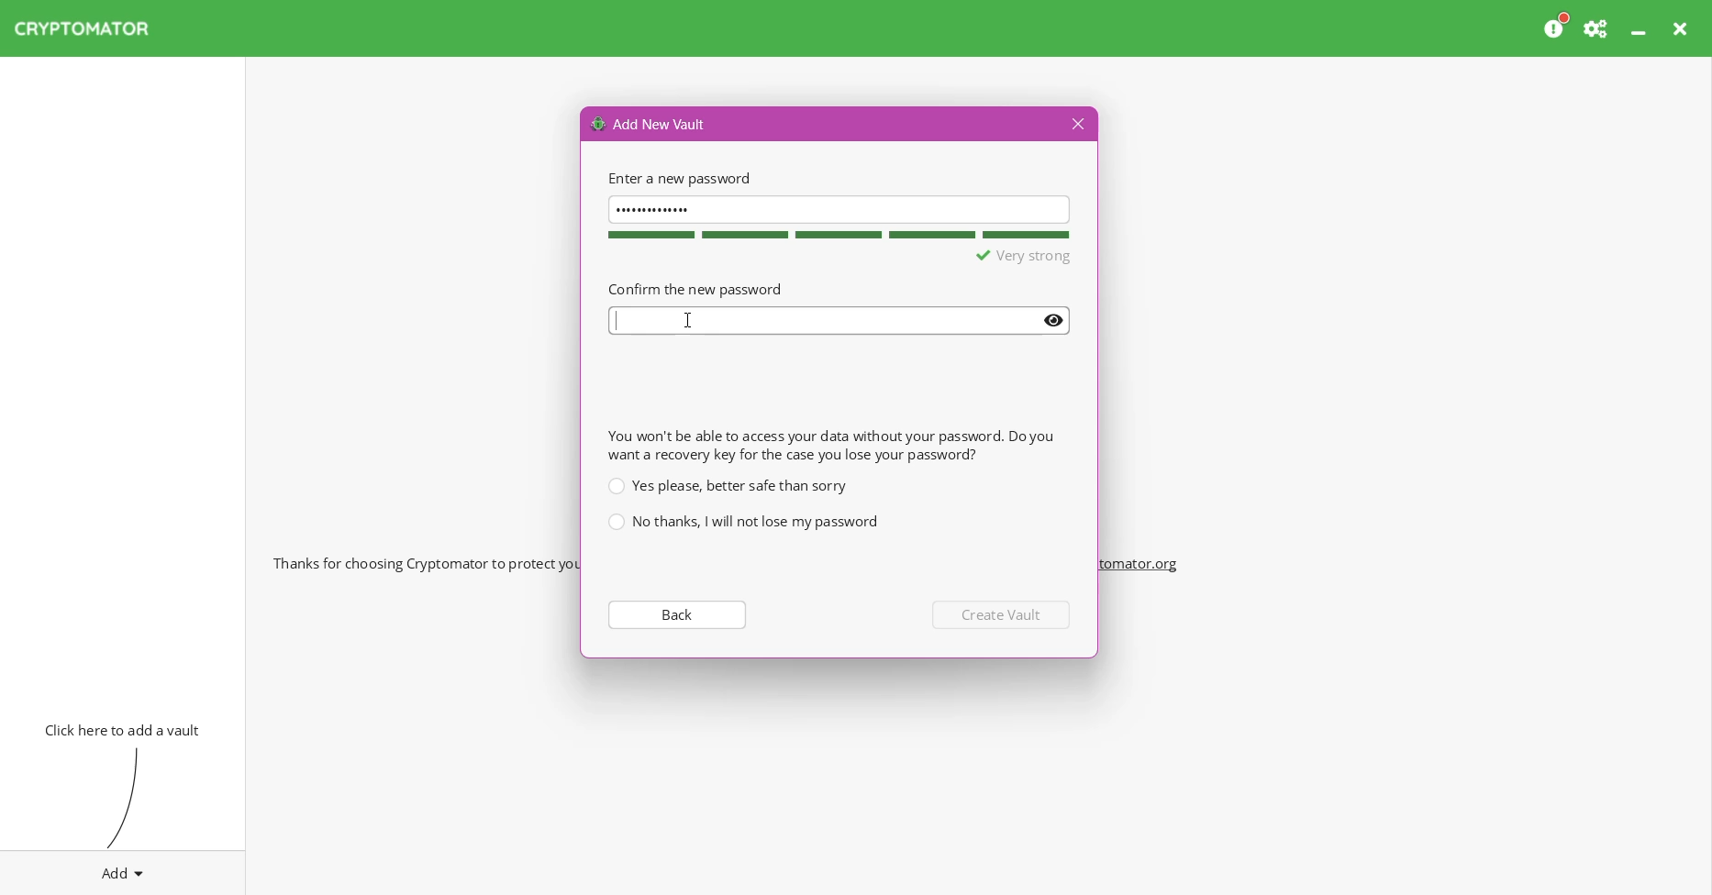 The image size is (1712, 895). Describe the element at coordinates (1557, 27) in the screenshot. I see `Please consider donating` at that location.